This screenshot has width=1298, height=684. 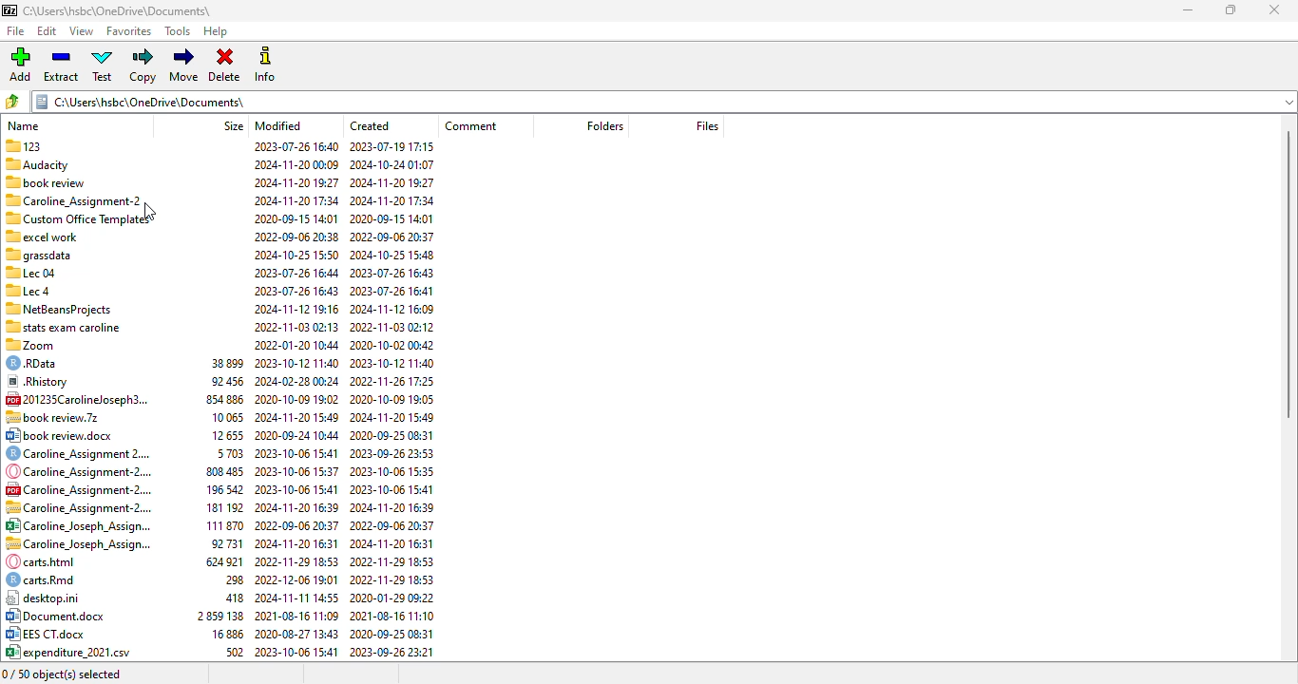 I want to click on test, so click(x=103, y=66).